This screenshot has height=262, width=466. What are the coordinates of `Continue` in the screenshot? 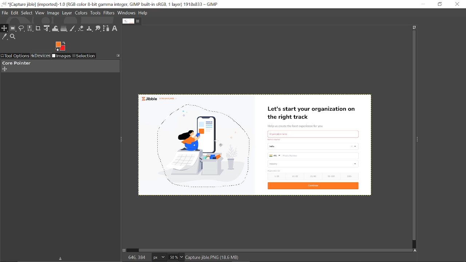 It's located at (312, 186).